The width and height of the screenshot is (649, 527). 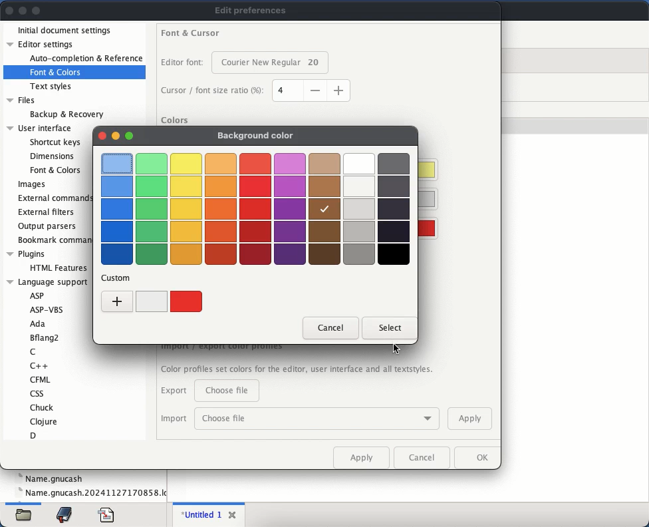 What do you see at coordinates (10, 10) in the screenshot?
I see `close` at bounding box center [10, 10].